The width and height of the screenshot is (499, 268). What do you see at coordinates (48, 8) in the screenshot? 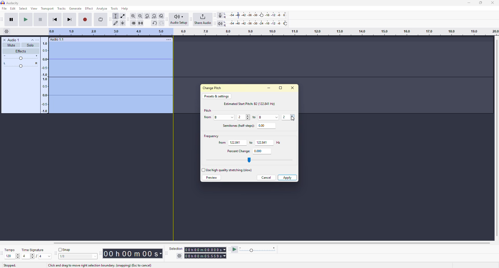
I see `transport` at bounding box center [48, 8].